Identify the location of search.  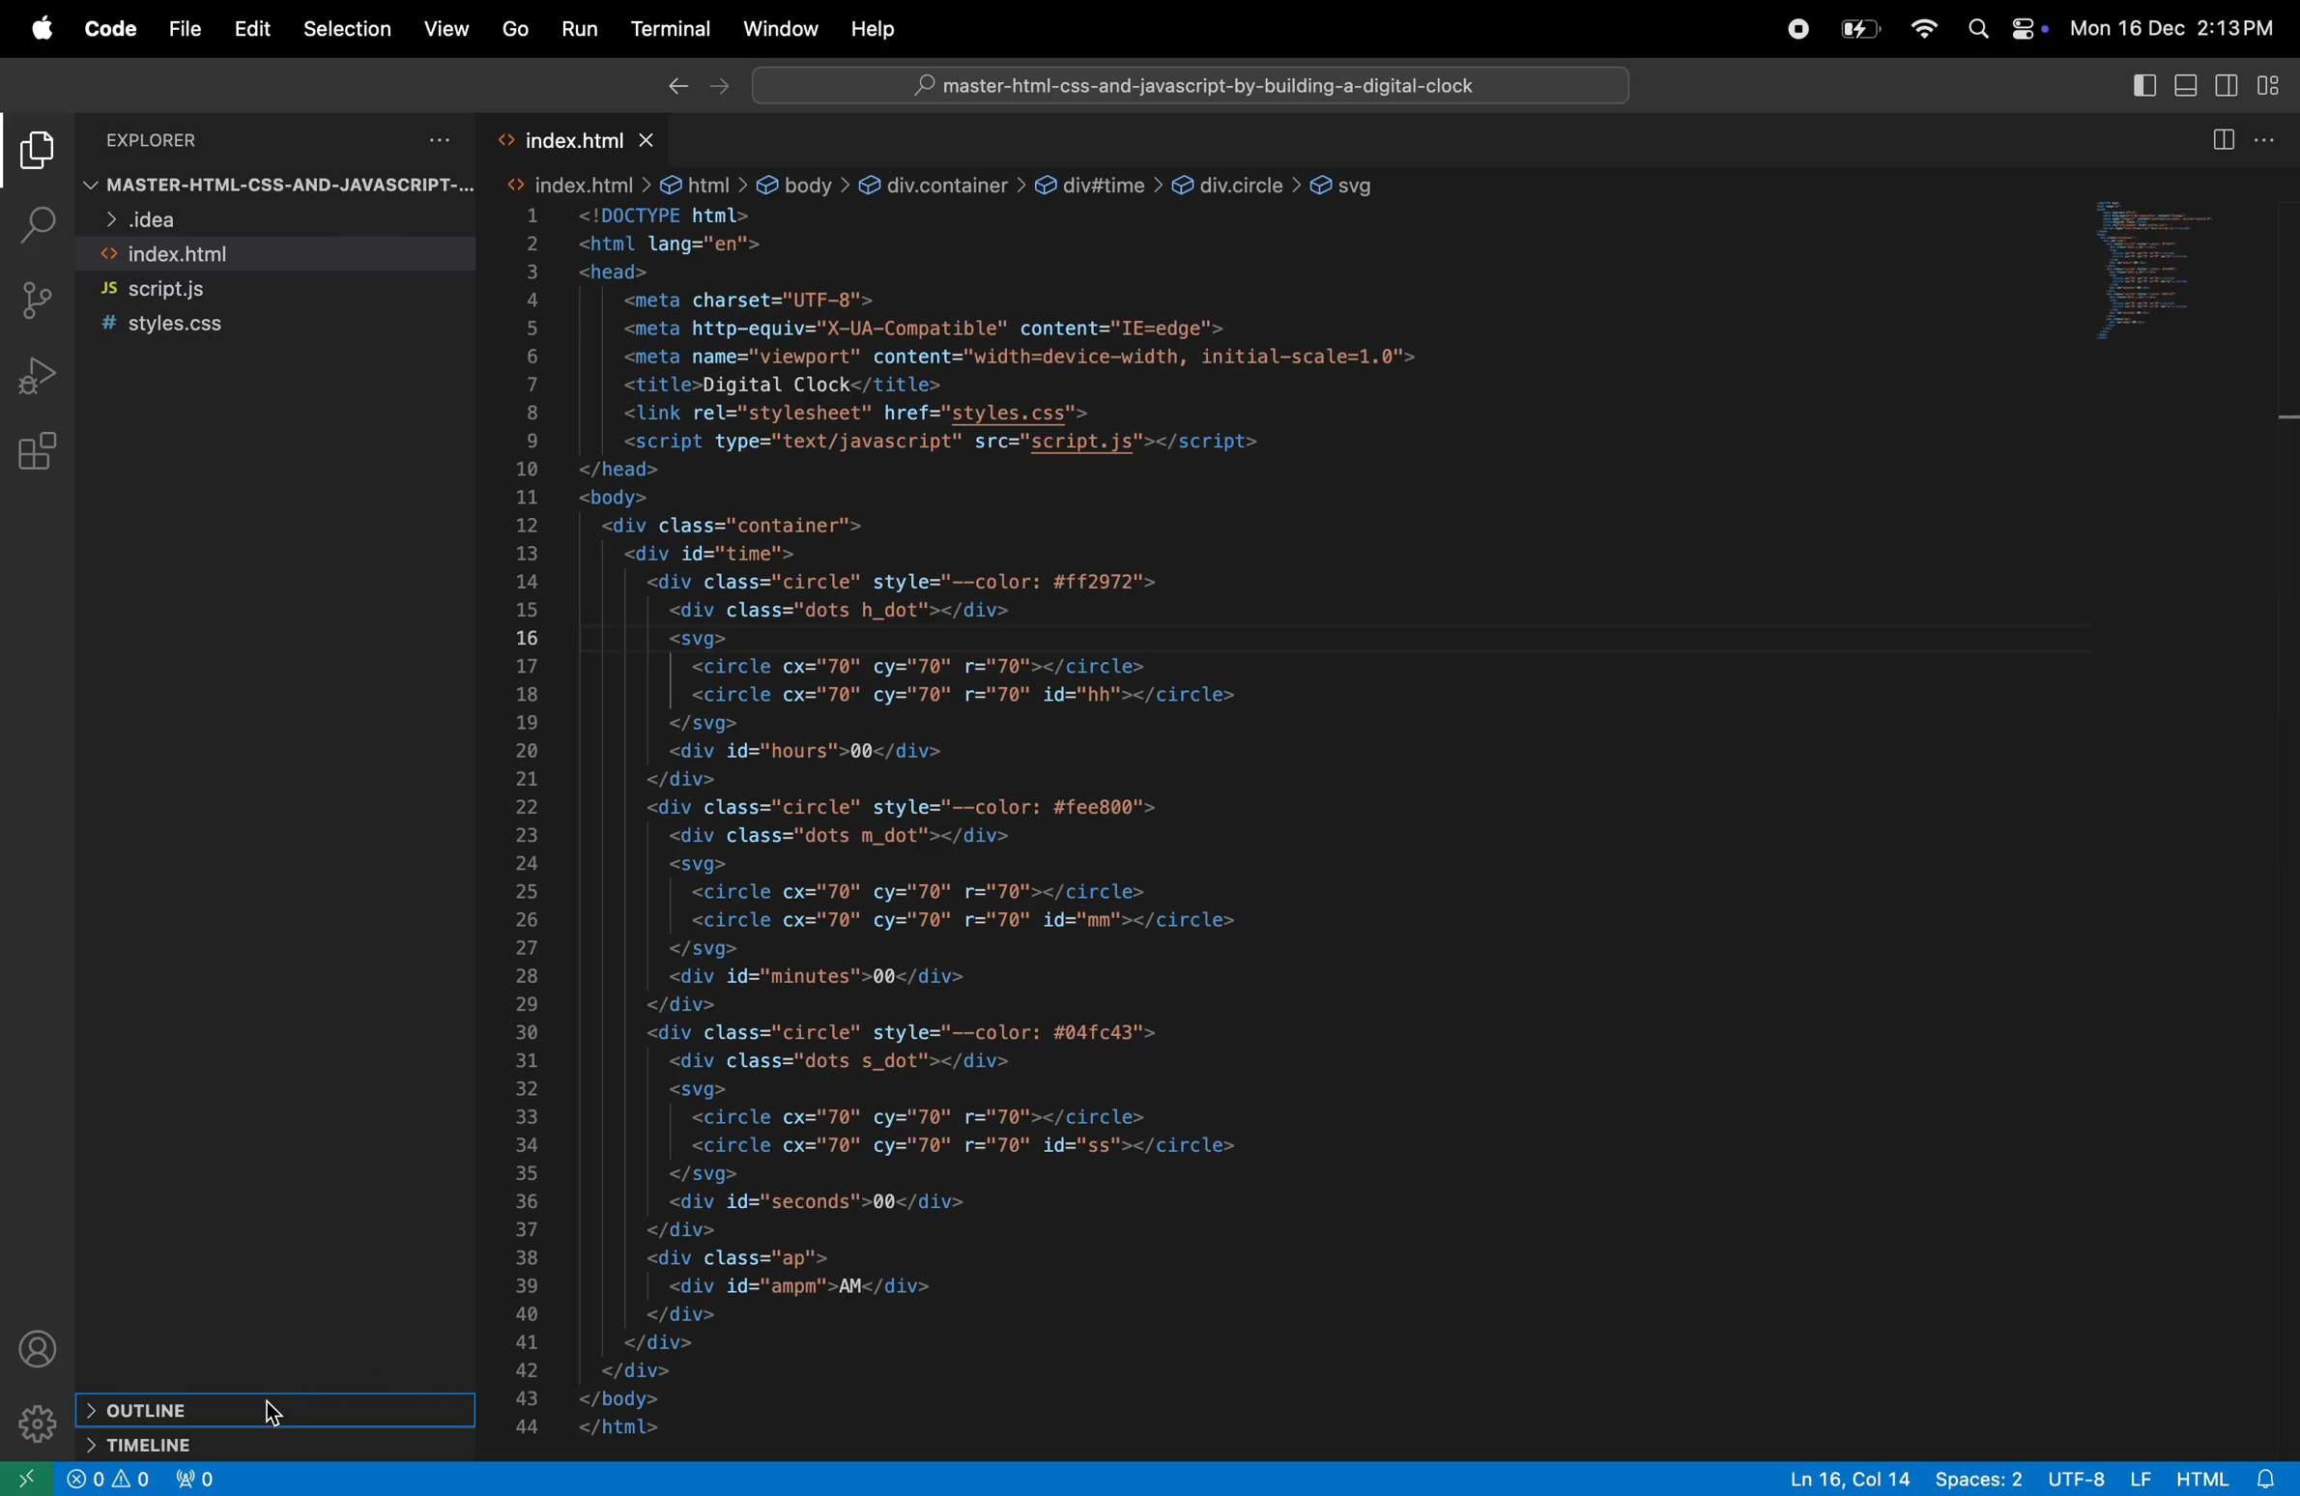
(1978, 30).